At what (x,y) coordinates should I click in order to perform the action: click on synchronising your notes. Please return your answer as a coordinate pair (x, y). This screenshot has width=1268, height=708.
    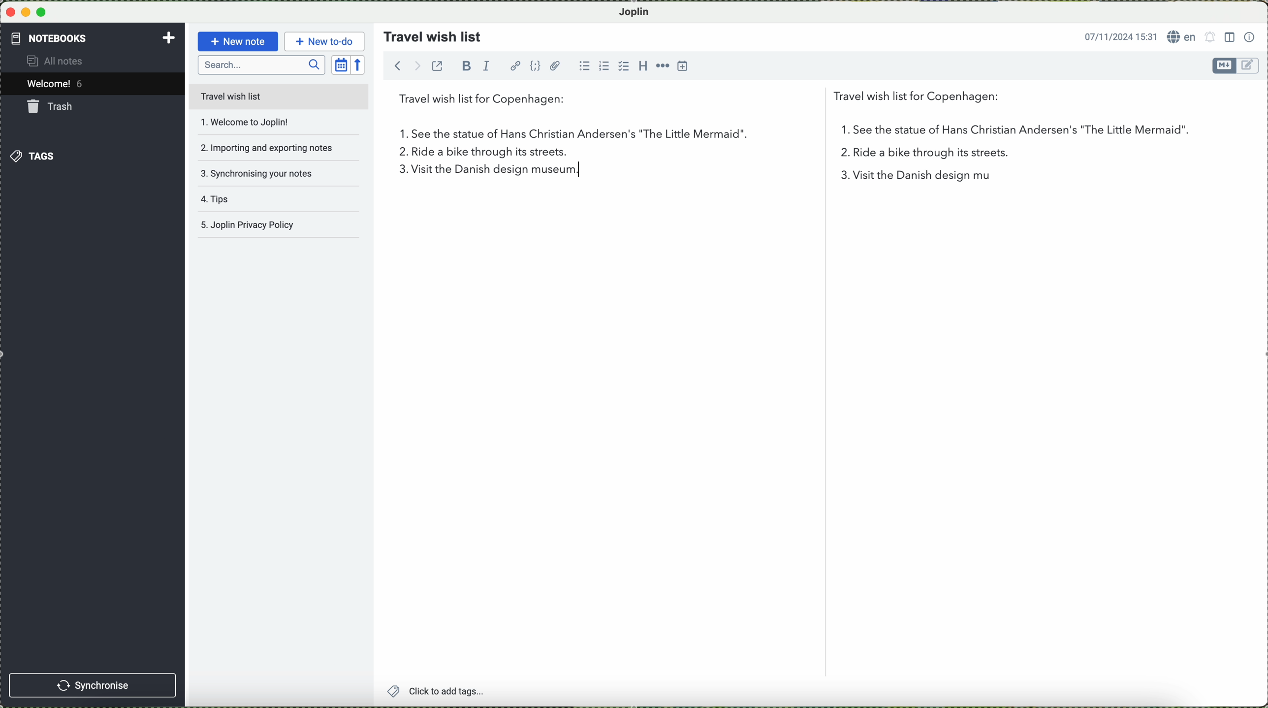
    Looking at the image, I should click on (265, 173).